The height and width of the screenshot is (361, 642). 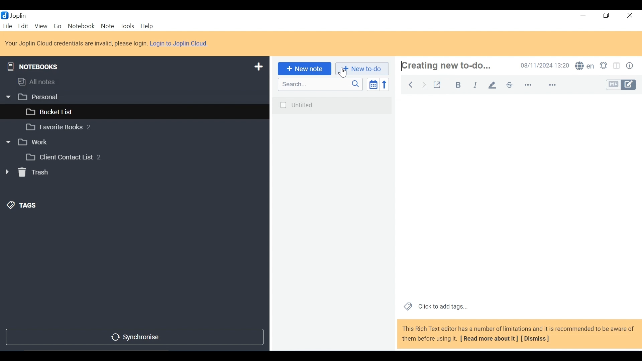 I want to click on Note Name, so click(x=447, y=66).